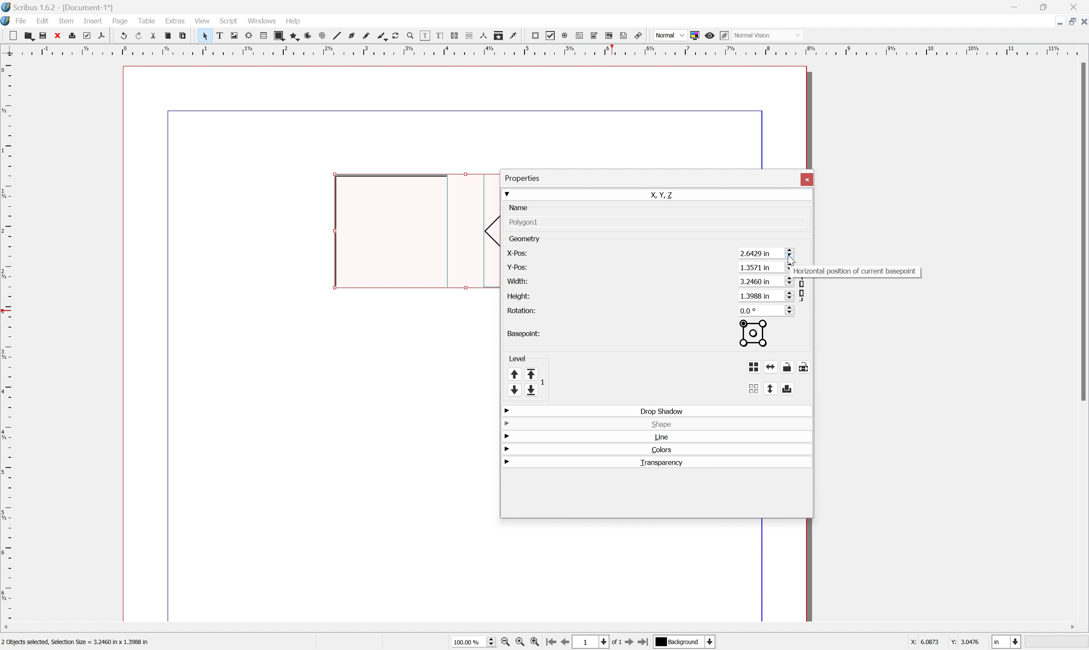 This screenshot has width=1089, height=650. I want to click on undo, so click(123, 36).